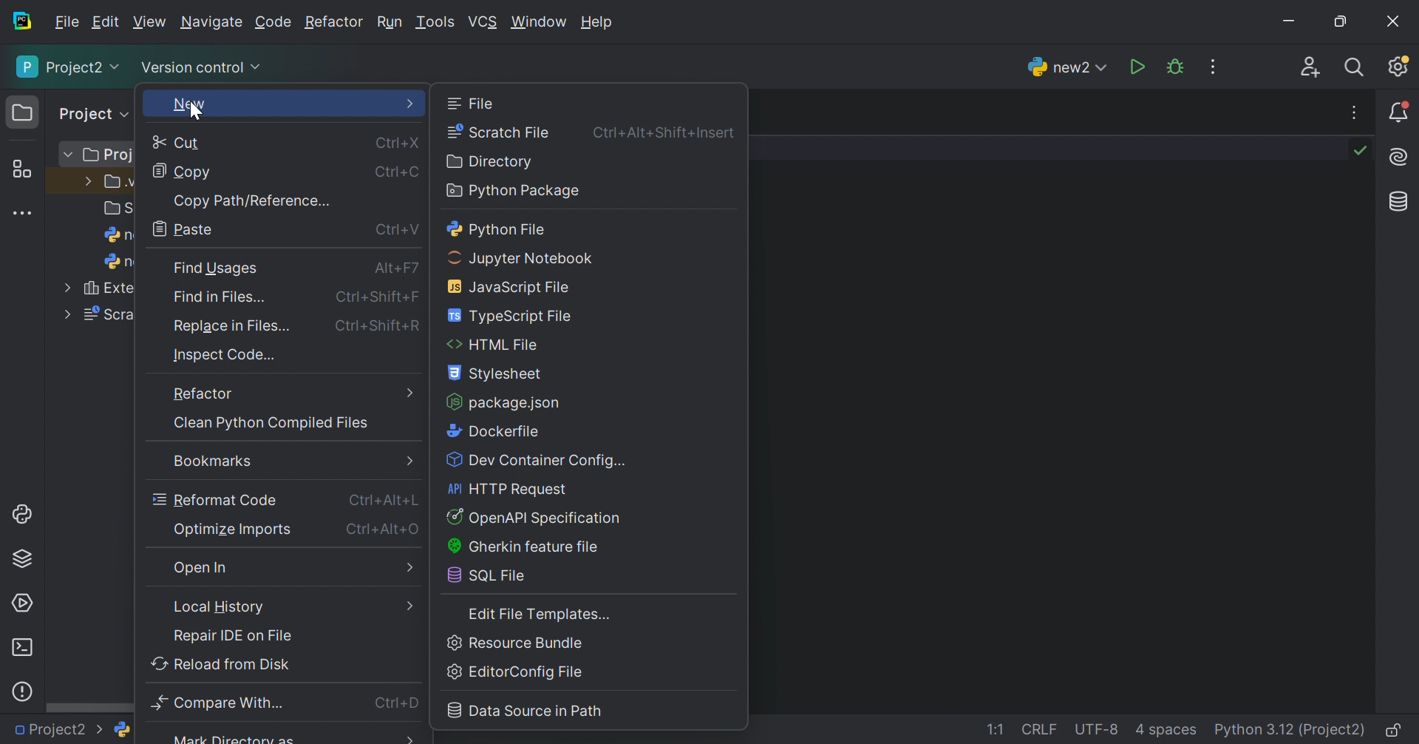 The height and width of the screenshot is (744, 1419). What do you see at coordinates (483, 21) in the screenshot?
I see `VCS` at bounding box center [483, 21].